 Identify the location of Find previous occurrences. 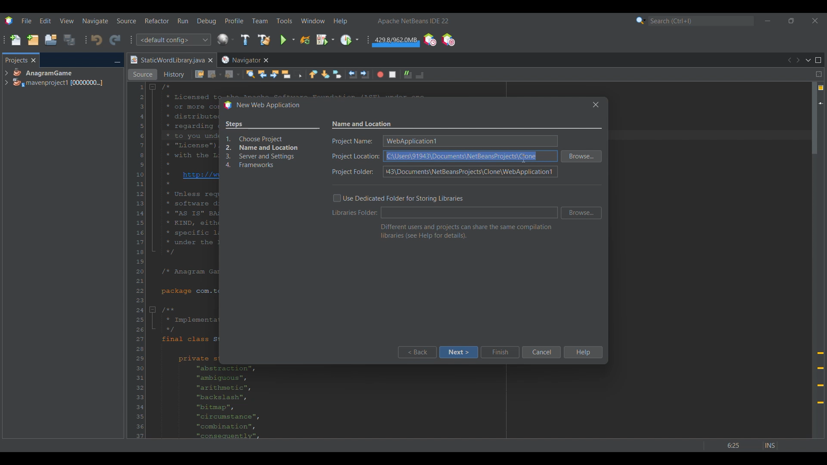
(262, 74).